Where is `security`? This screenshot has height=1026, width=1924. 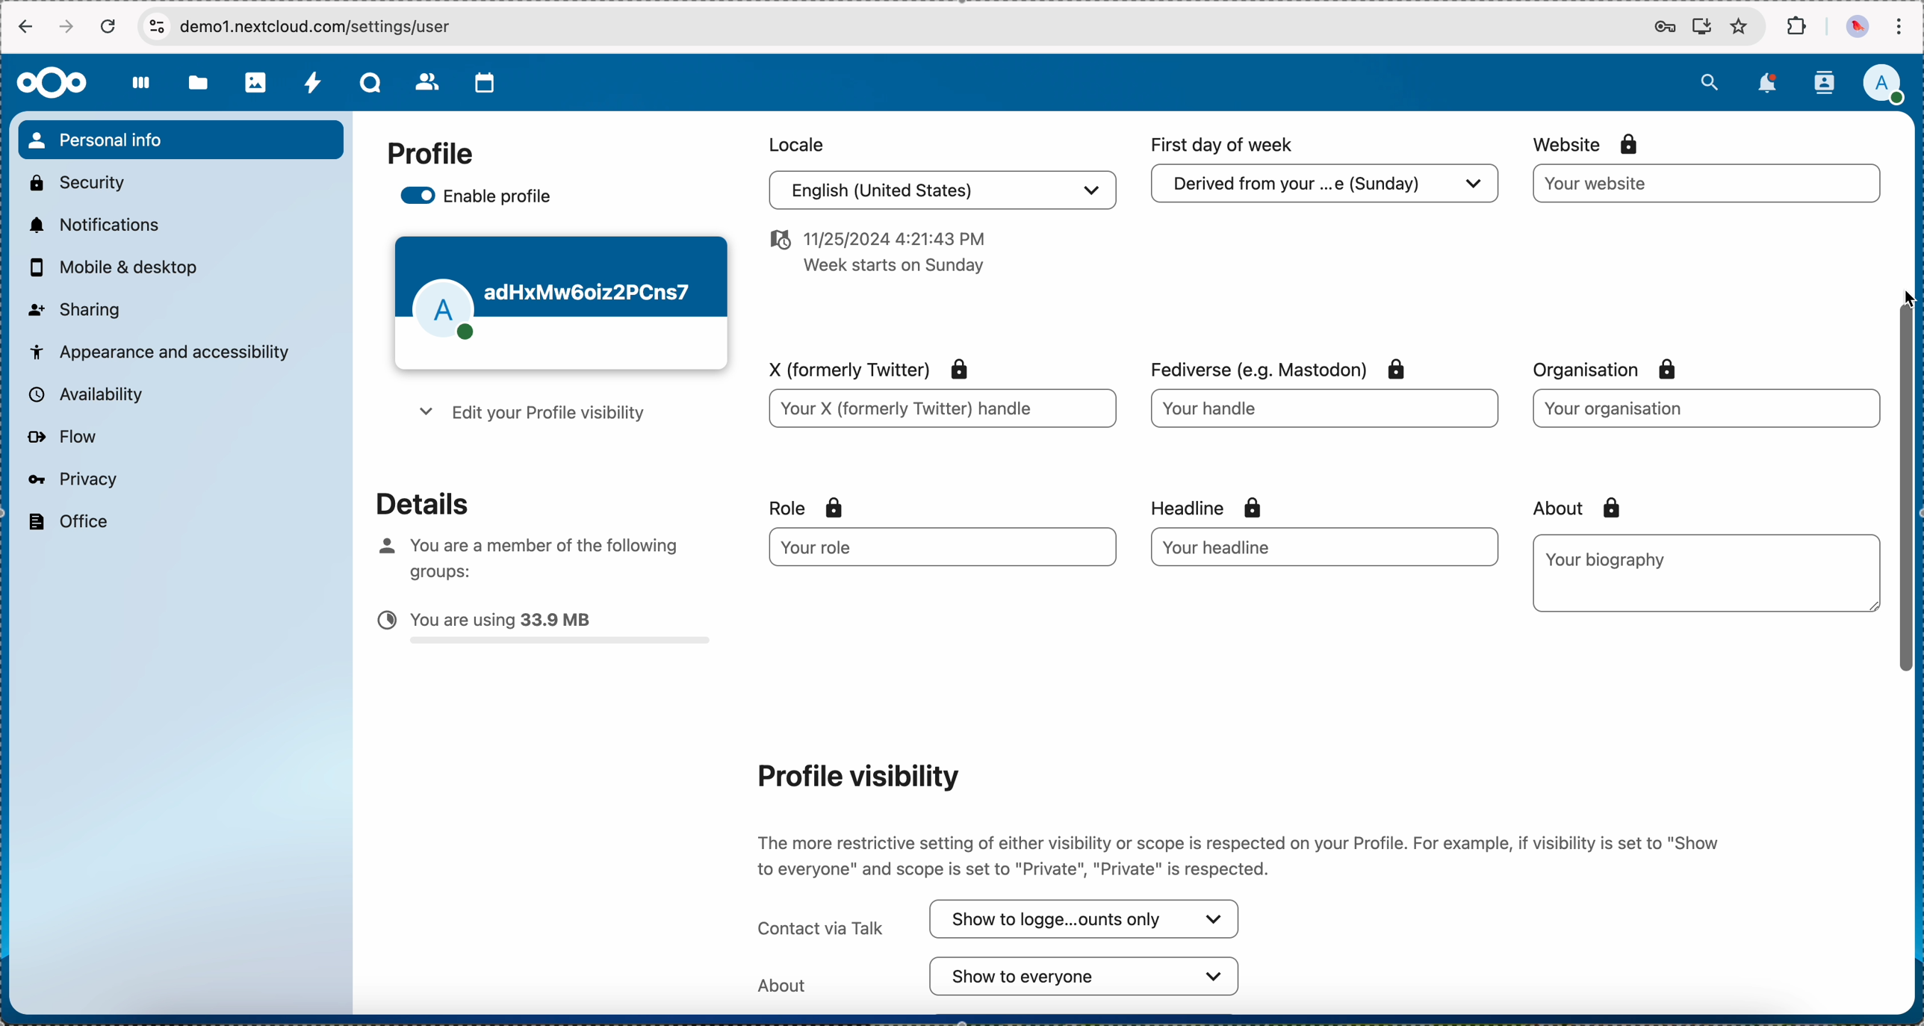
security is located at coordinates (75, 181).